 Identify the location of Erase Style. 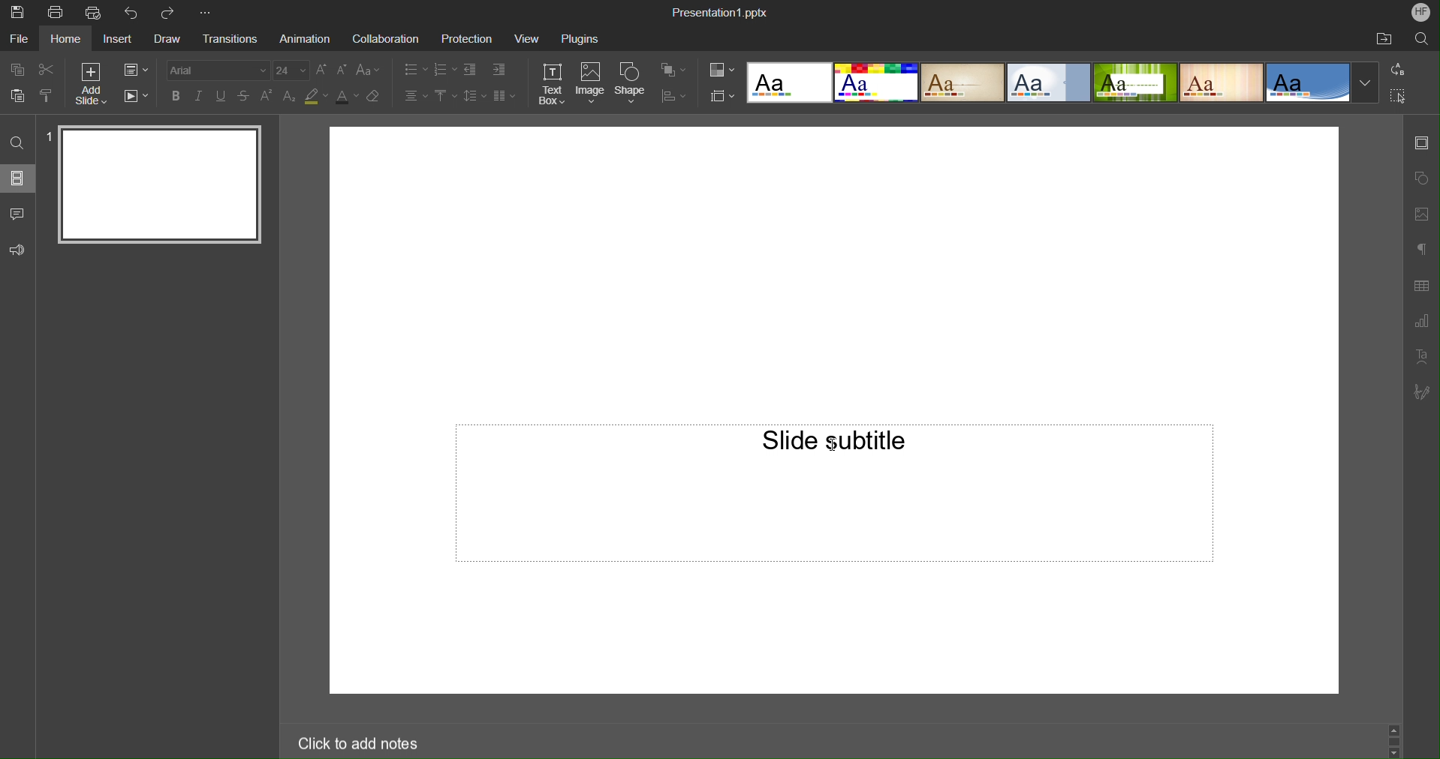
(375, 97).